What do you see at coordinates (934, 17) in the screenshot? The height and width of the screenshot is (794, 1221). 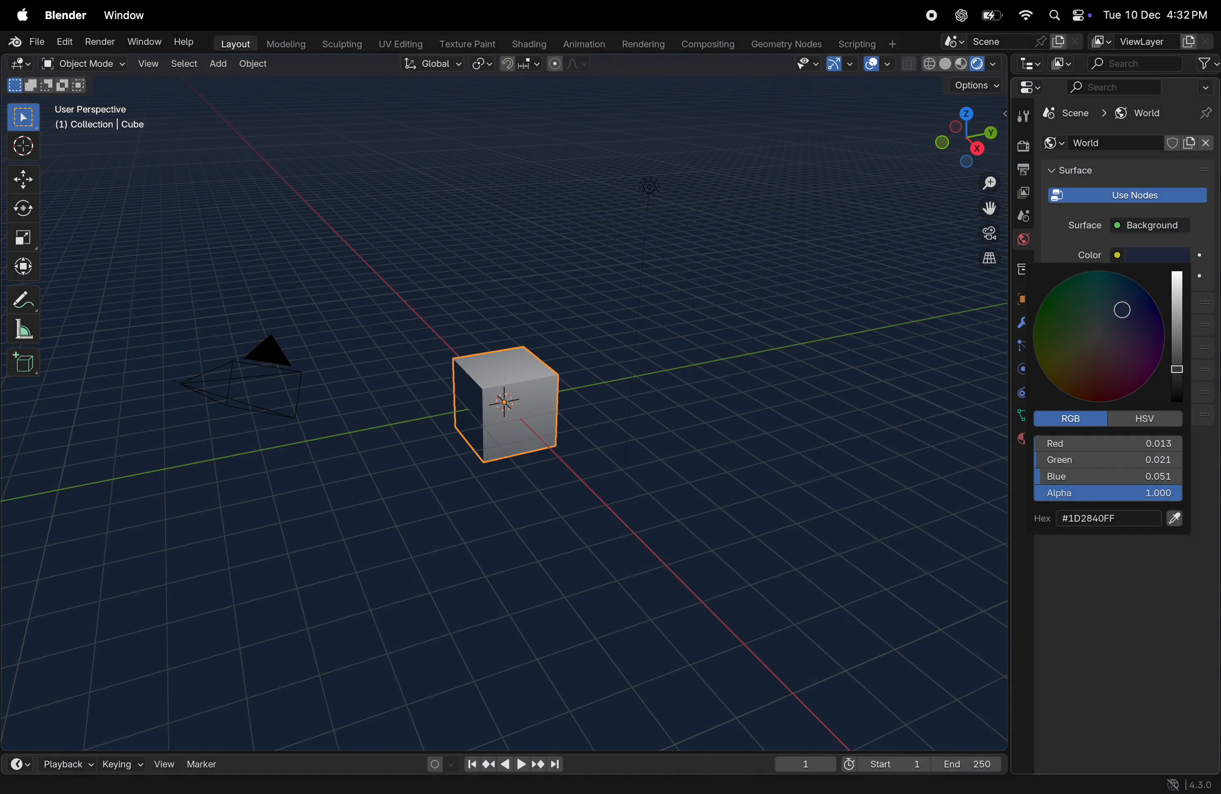 I see `record` at bounding box center [934, 17].